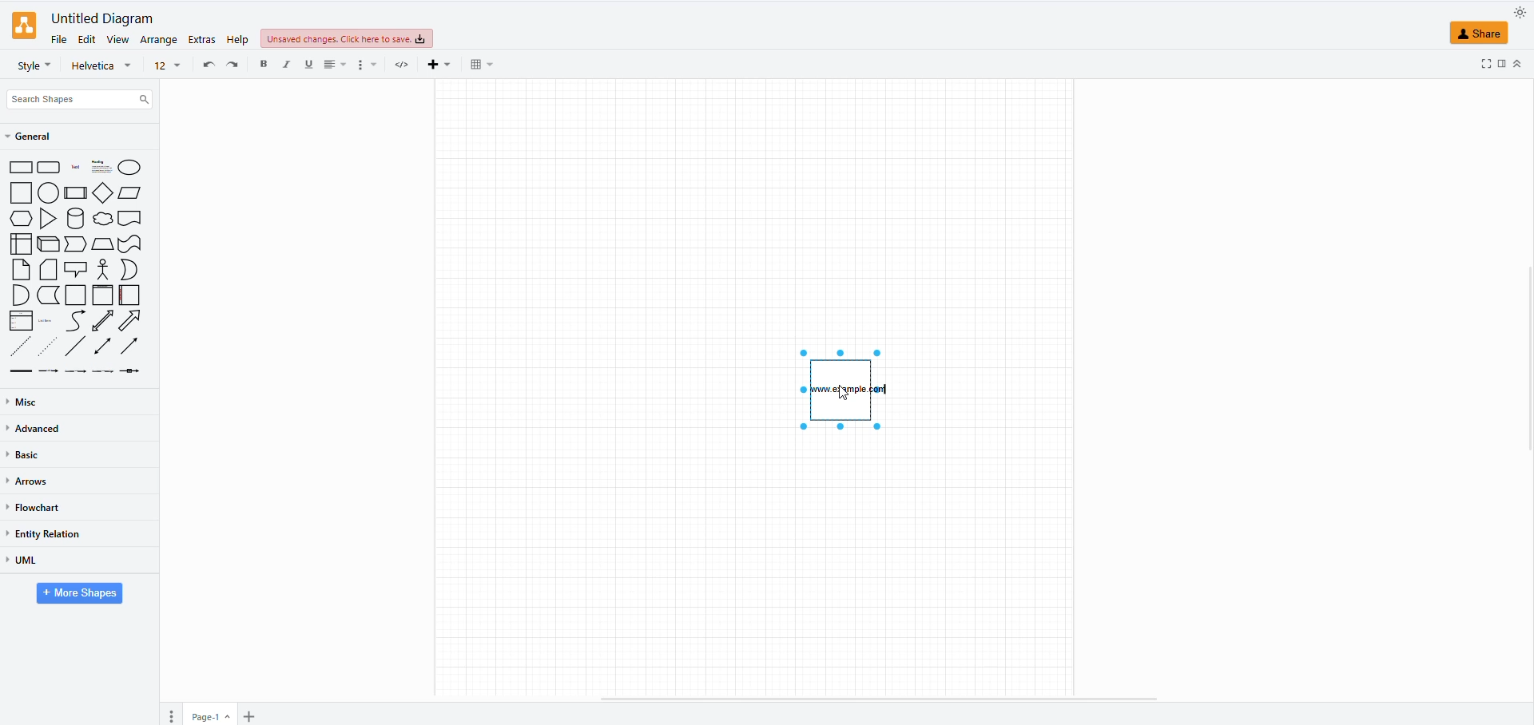 The height and width of the screenshot is (725, 1534). I want to click on dashed line, so click(22, 346).